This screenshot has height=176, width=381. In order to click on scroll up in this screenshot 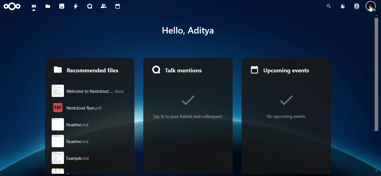, I will do `click(376, 16)`.